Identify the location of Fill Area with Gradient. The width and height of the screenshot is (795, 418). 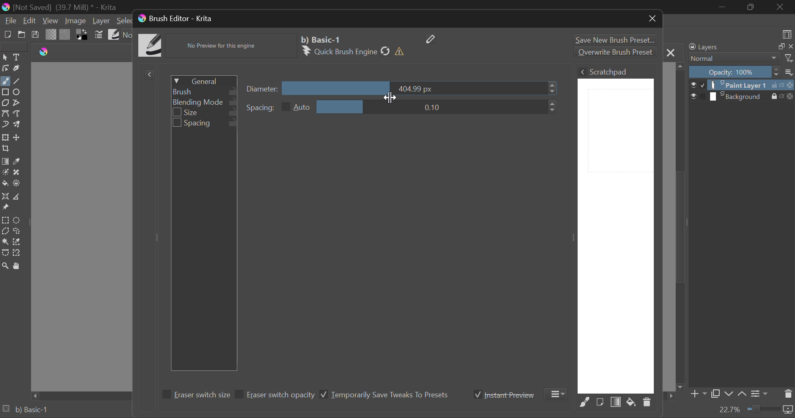
(616, 403).